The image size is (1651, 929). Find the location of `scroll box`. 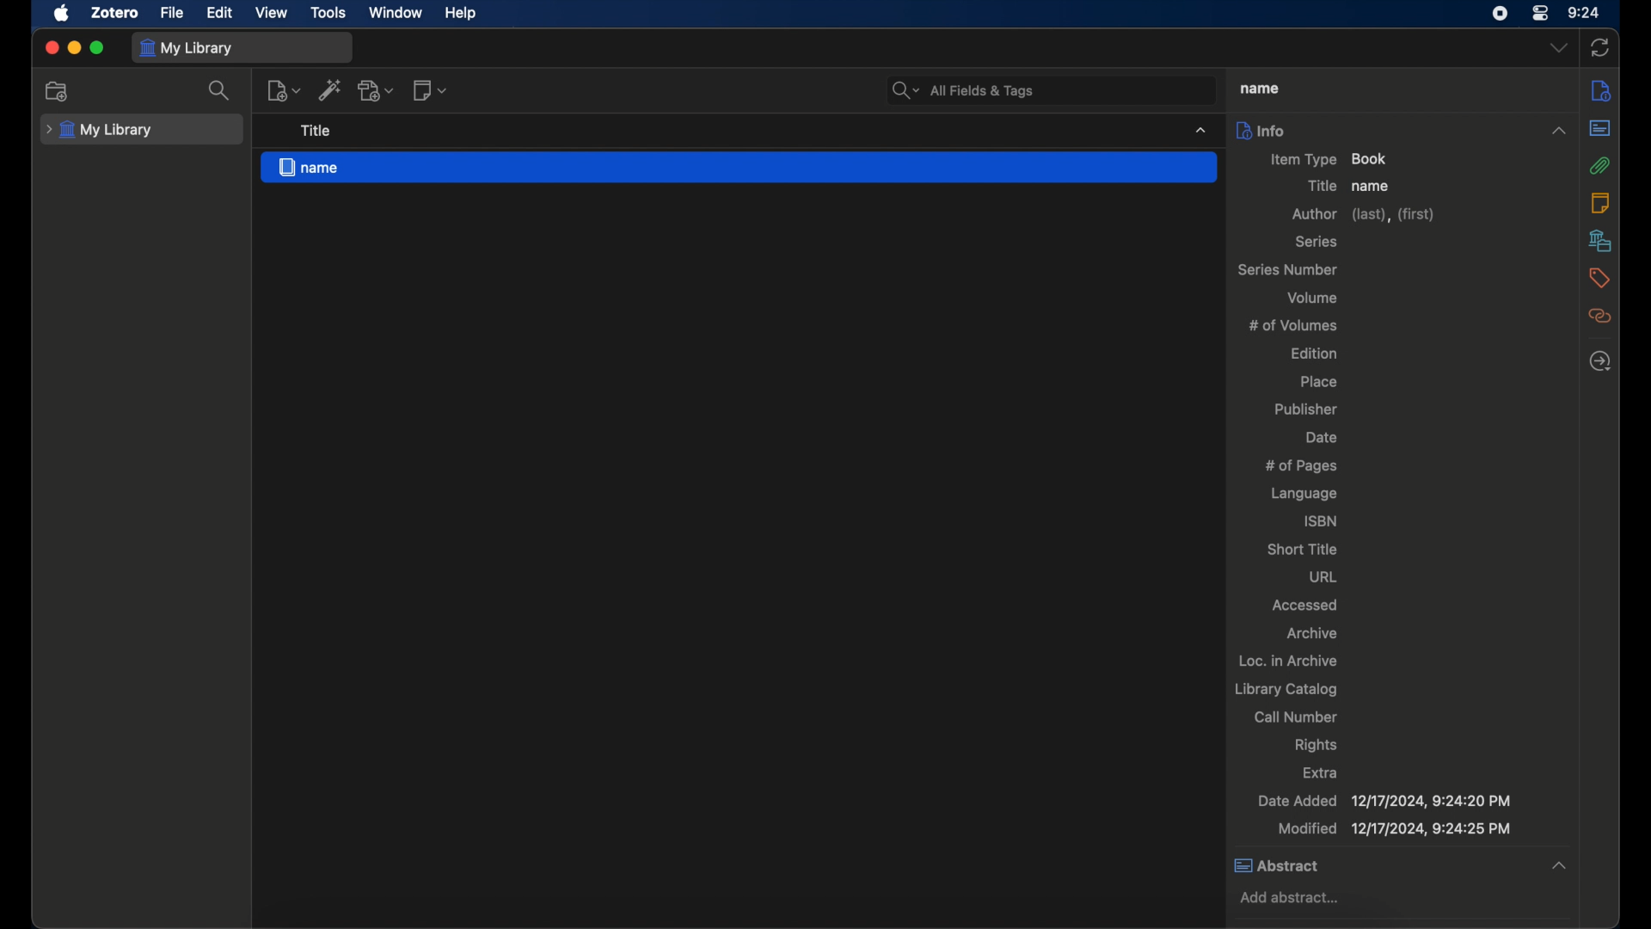

scroll box is located at coordinates (1574, 431).